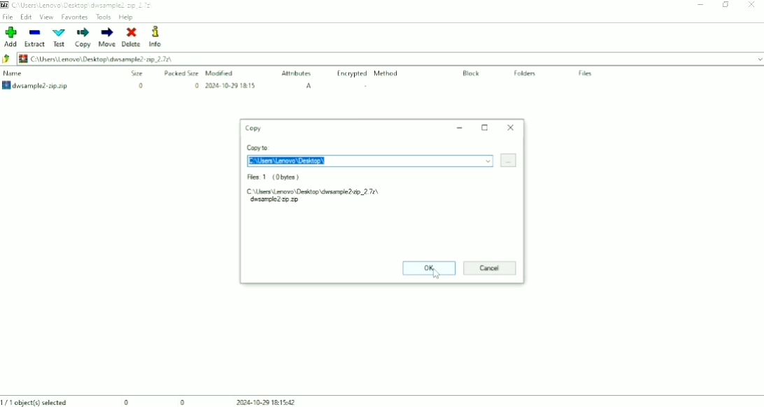 The height and width of the screenshot is (407, 764). Describe the element at coordinates (460, 127) in the screenshot. I see `Minimize` at that location.